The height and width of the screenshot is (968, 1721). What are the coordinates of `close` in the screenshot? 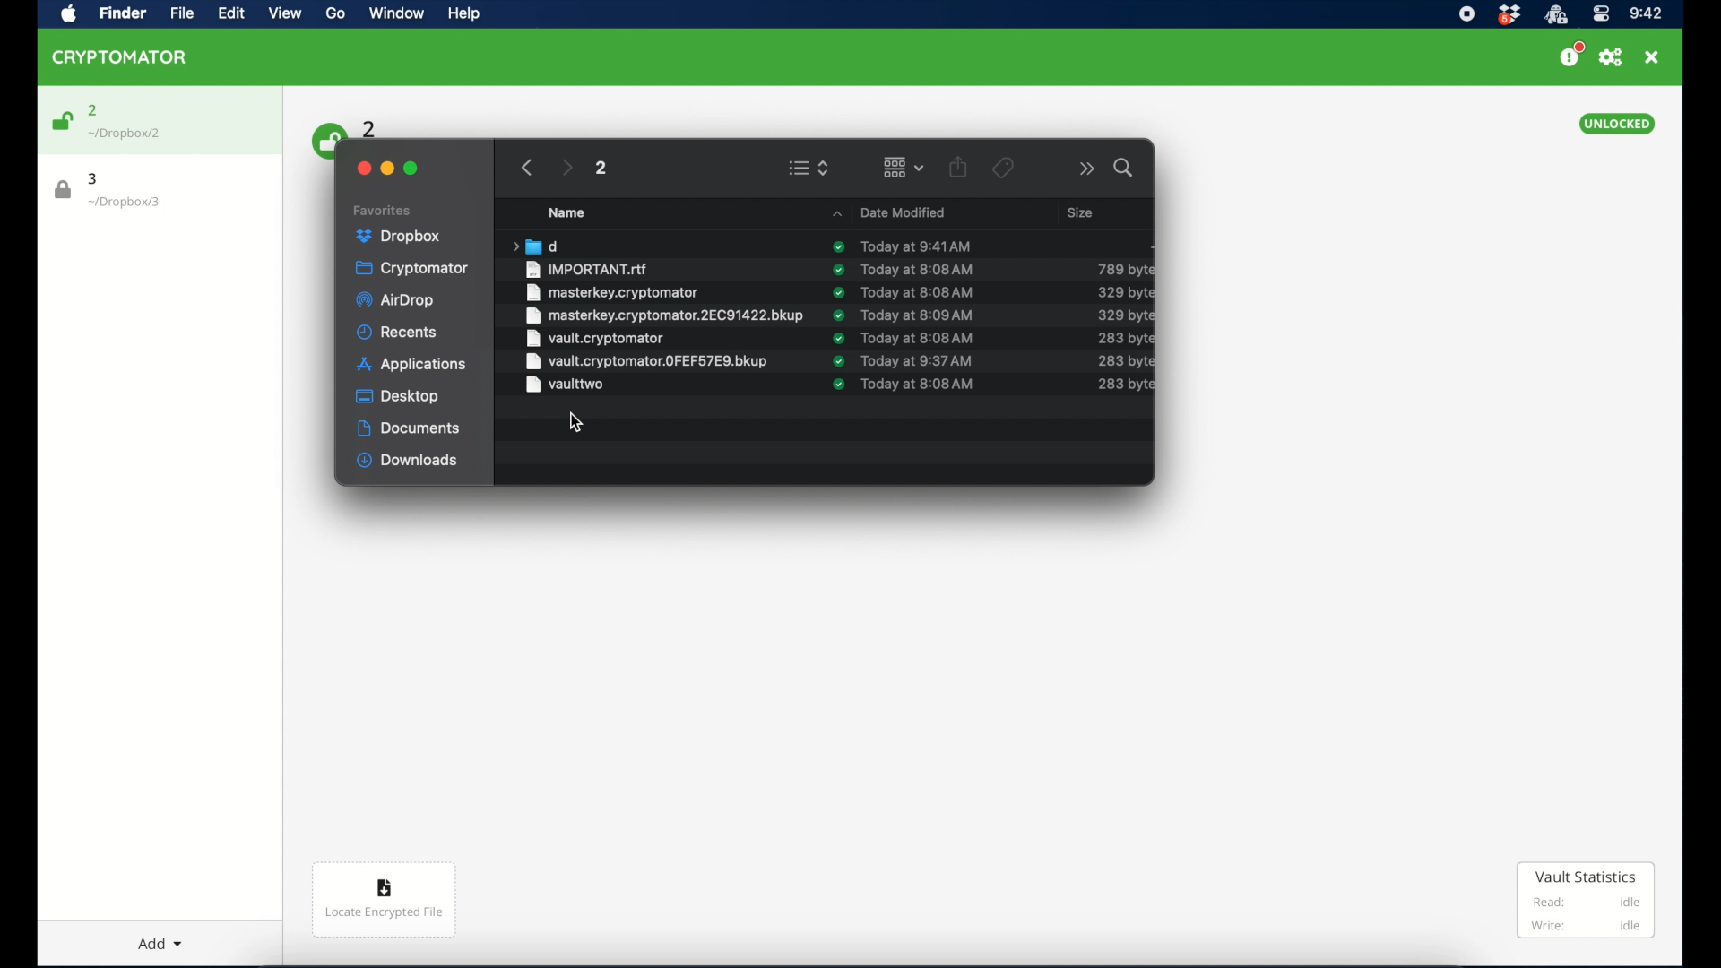 It's located at (362, 169).